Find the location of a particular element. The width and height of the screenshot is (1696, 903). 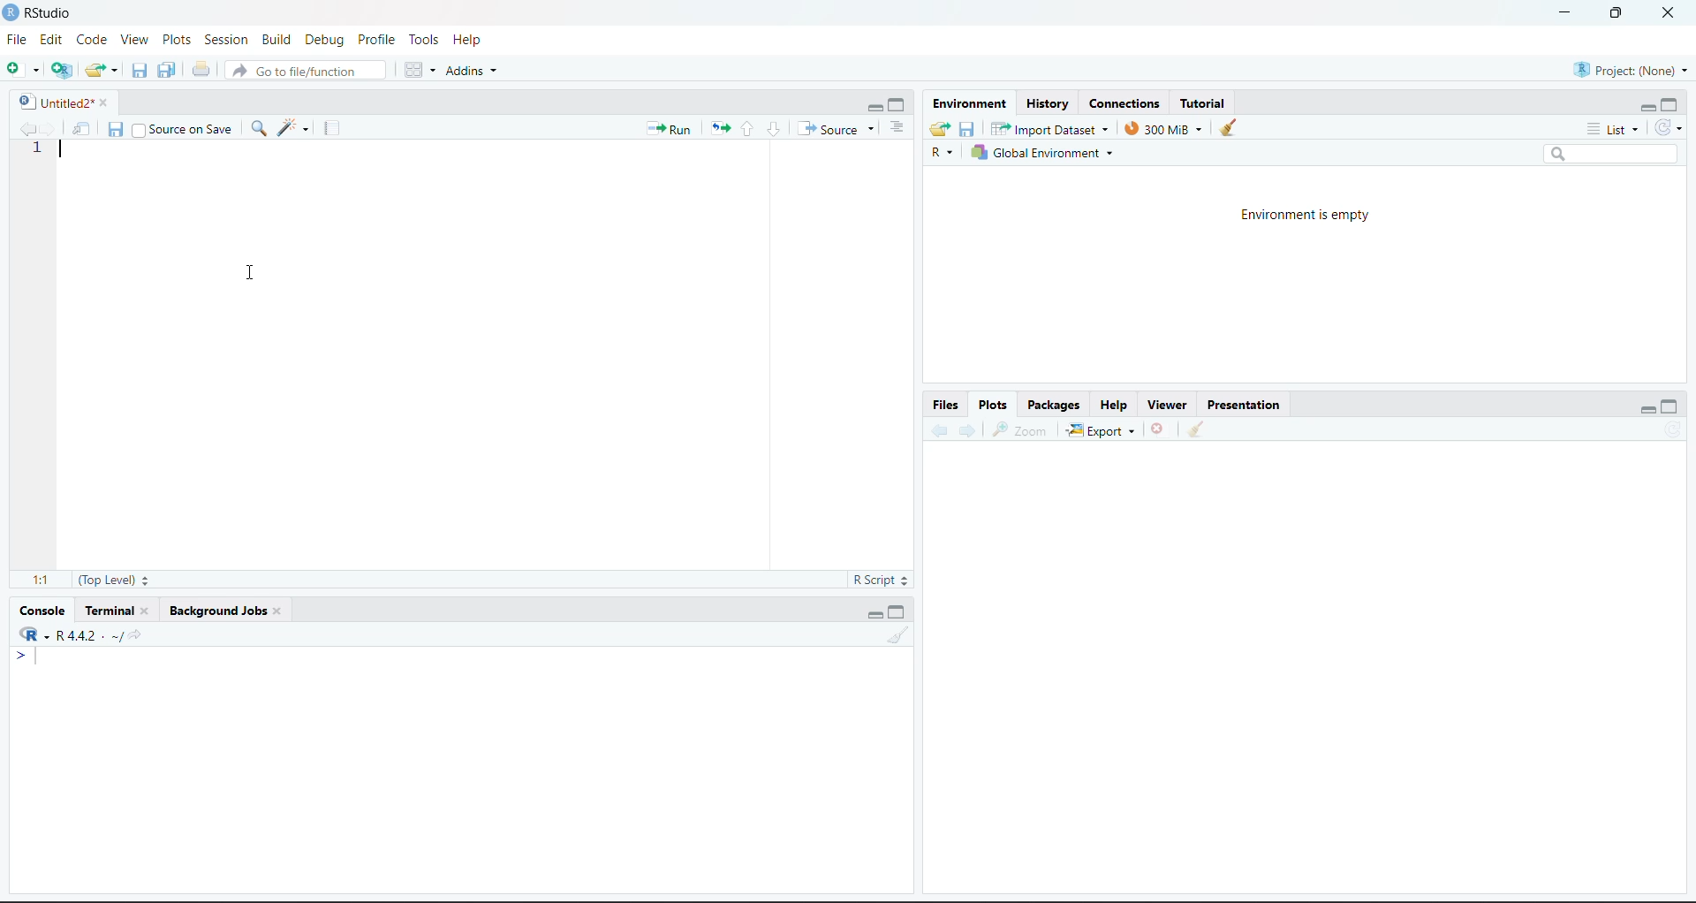

View is located at coordinates (133, 40).